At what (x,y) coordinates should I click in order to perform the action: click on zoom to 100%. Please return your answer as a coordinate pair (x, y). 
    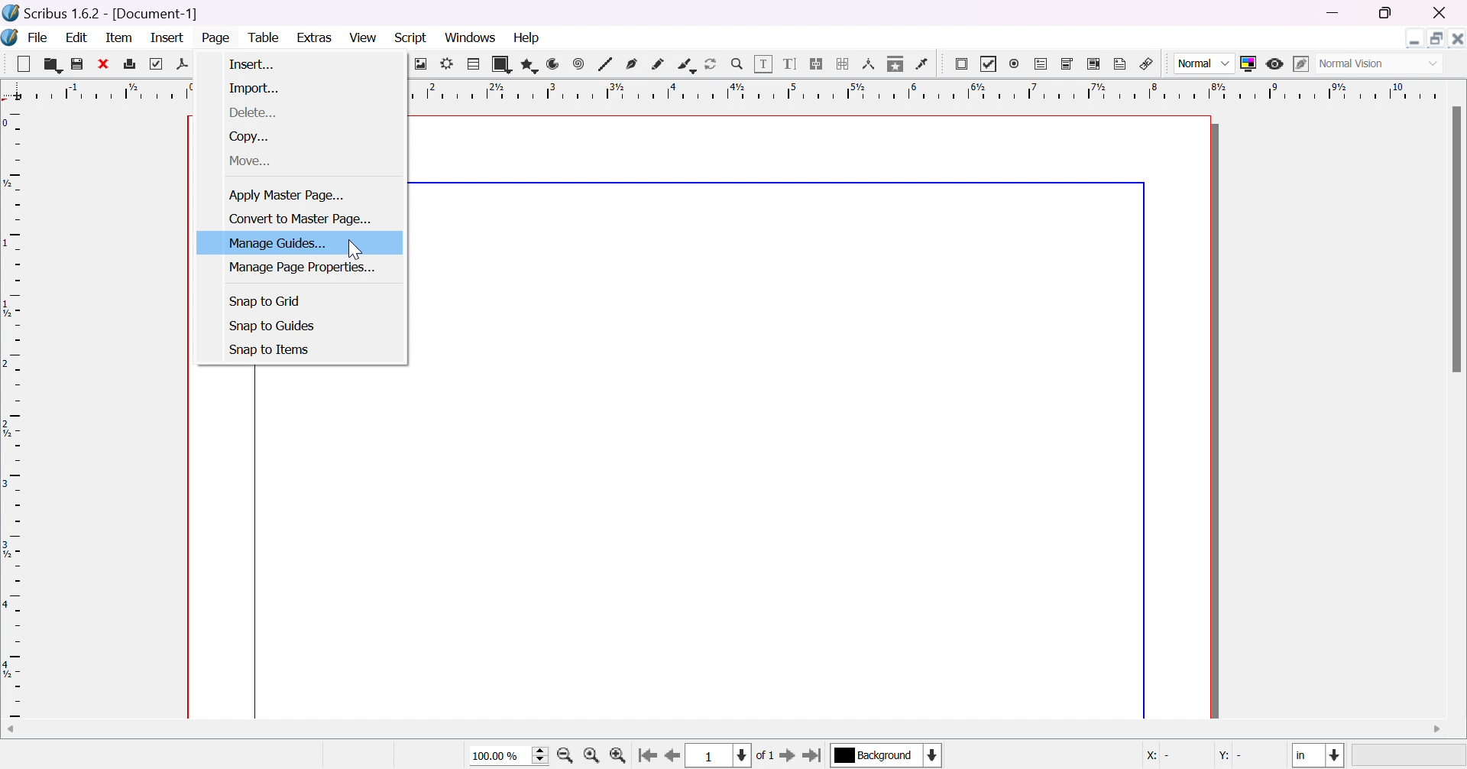
    Looking at the image, I should click on (591, 754).